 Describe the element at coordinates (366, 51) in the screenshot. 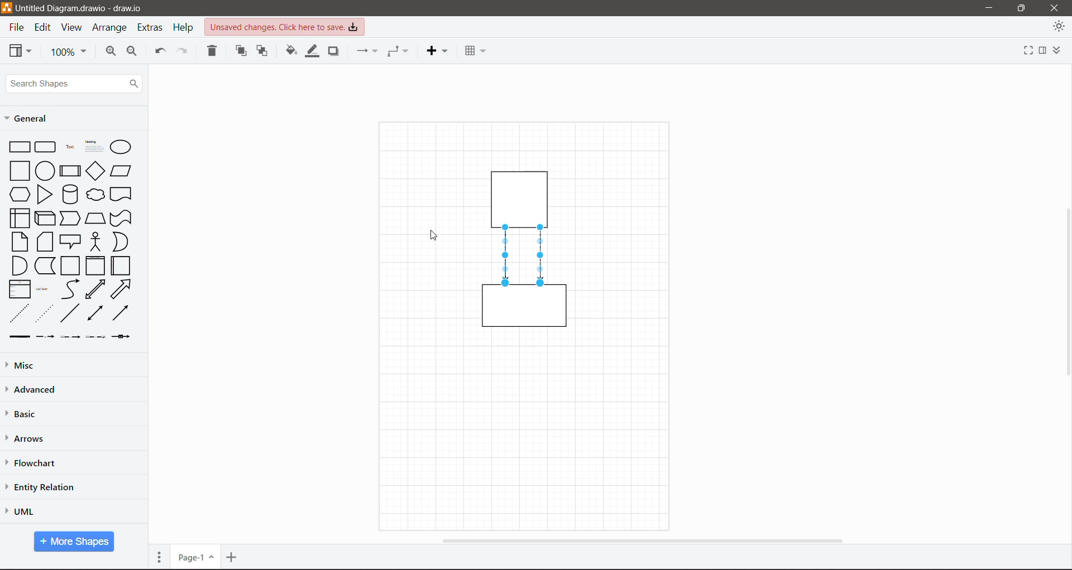

I see `Connection` at that location.